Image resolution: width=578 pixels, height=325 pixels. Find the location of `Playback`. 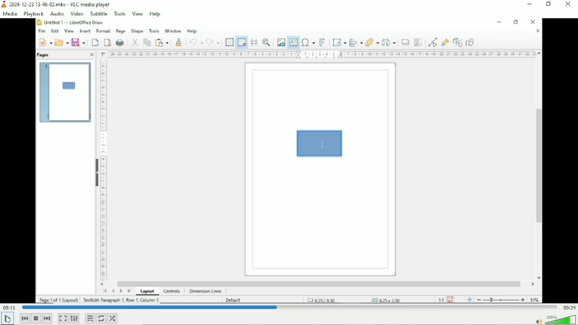

Playback is located at coordinates (33, 14).